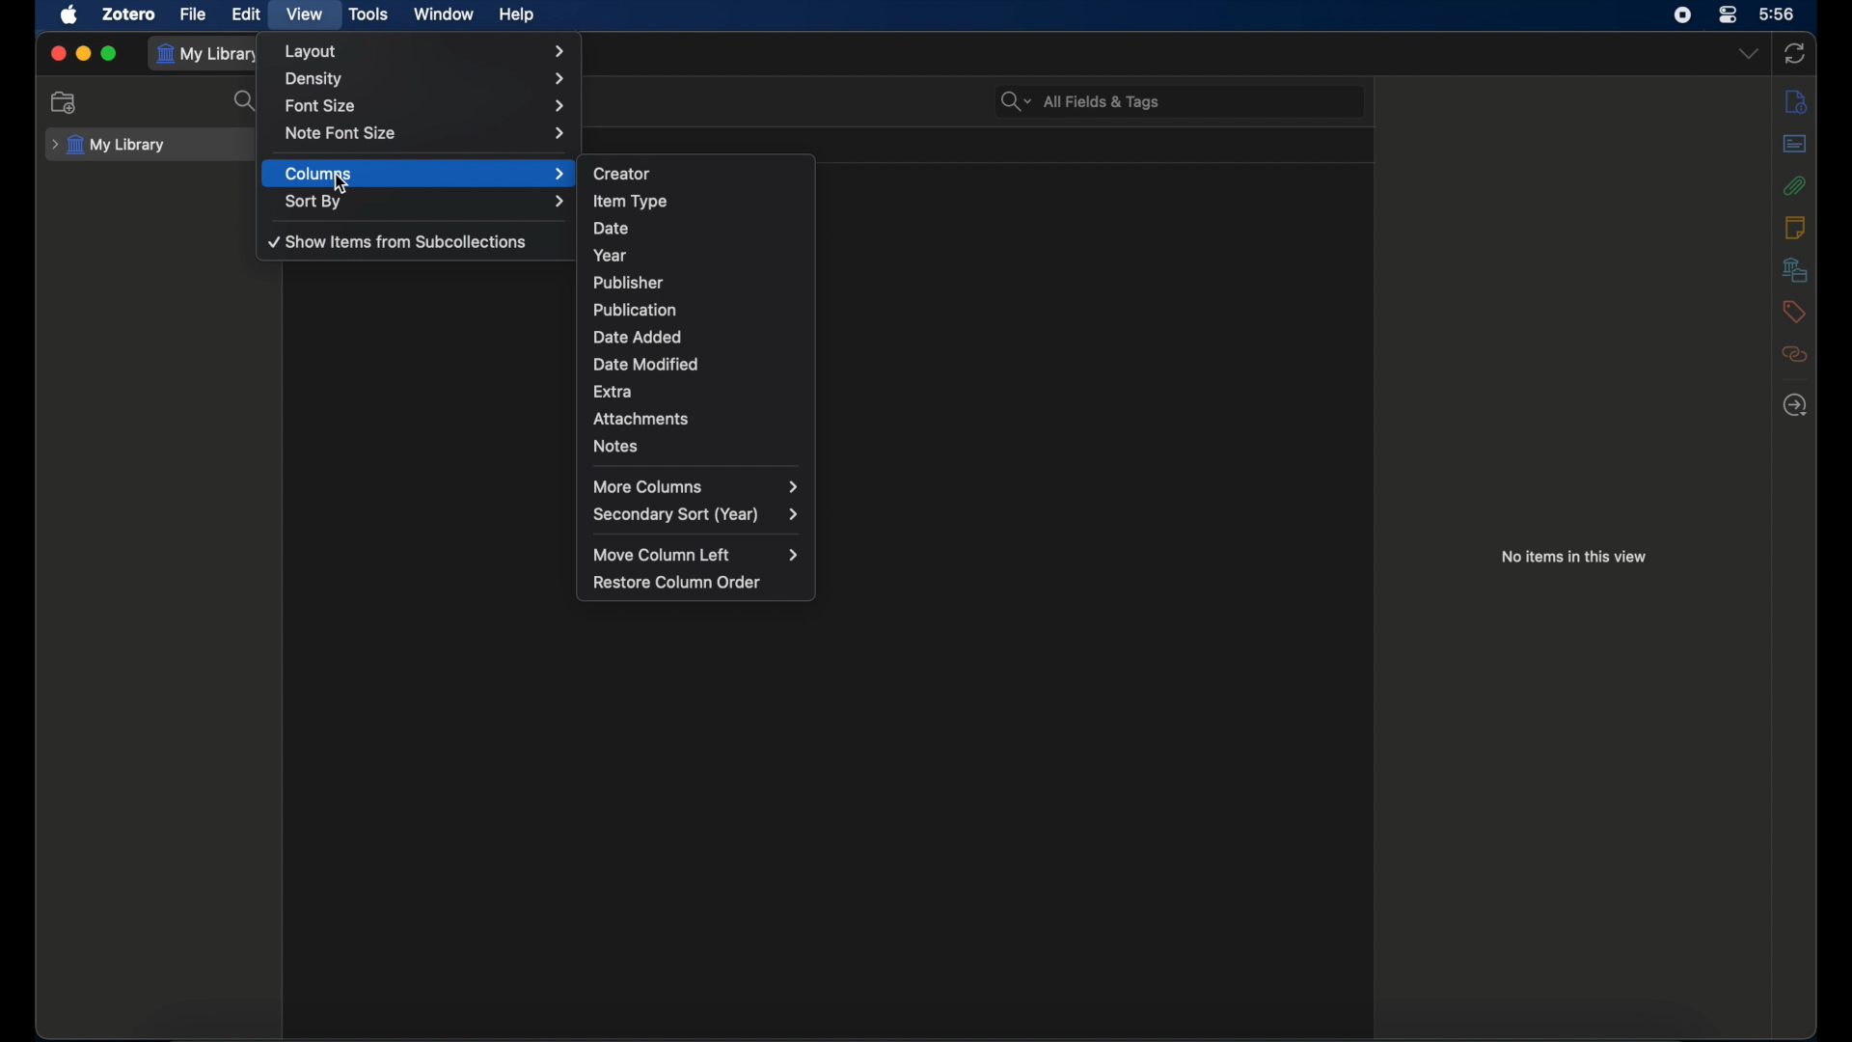  I want to click on secondary sort, so click(694, 514).